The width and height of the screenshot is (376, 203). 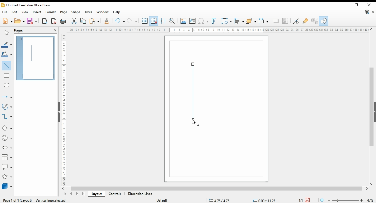 I want to click on Vertical line selected, so click(x=55, y=200).